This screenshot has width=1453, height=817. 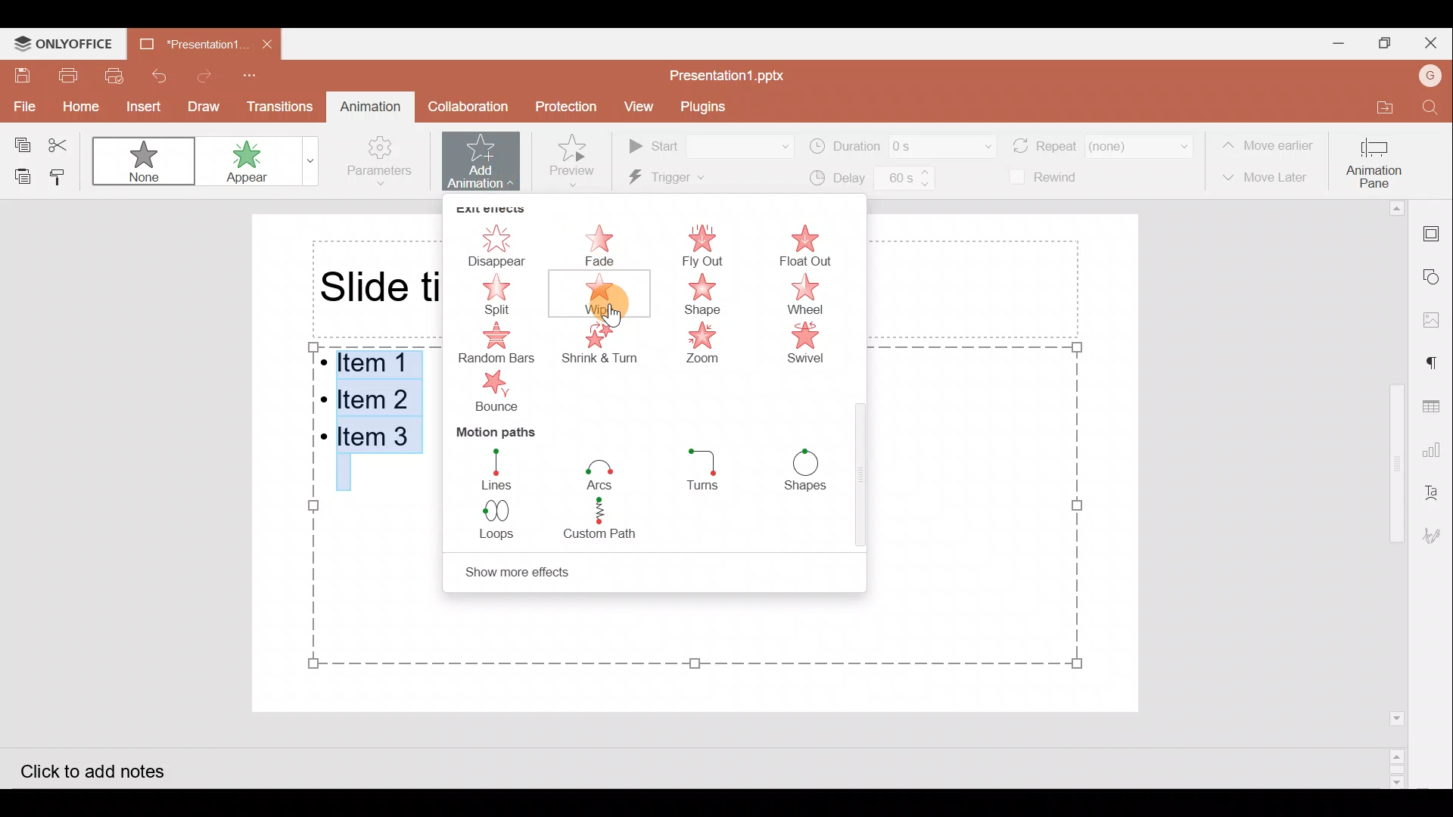 What do you see at coordinates (374, 397) in the screenshot?
I see `Bulleted Item 2 on the presentation slide` at bounding box center [374, 397].